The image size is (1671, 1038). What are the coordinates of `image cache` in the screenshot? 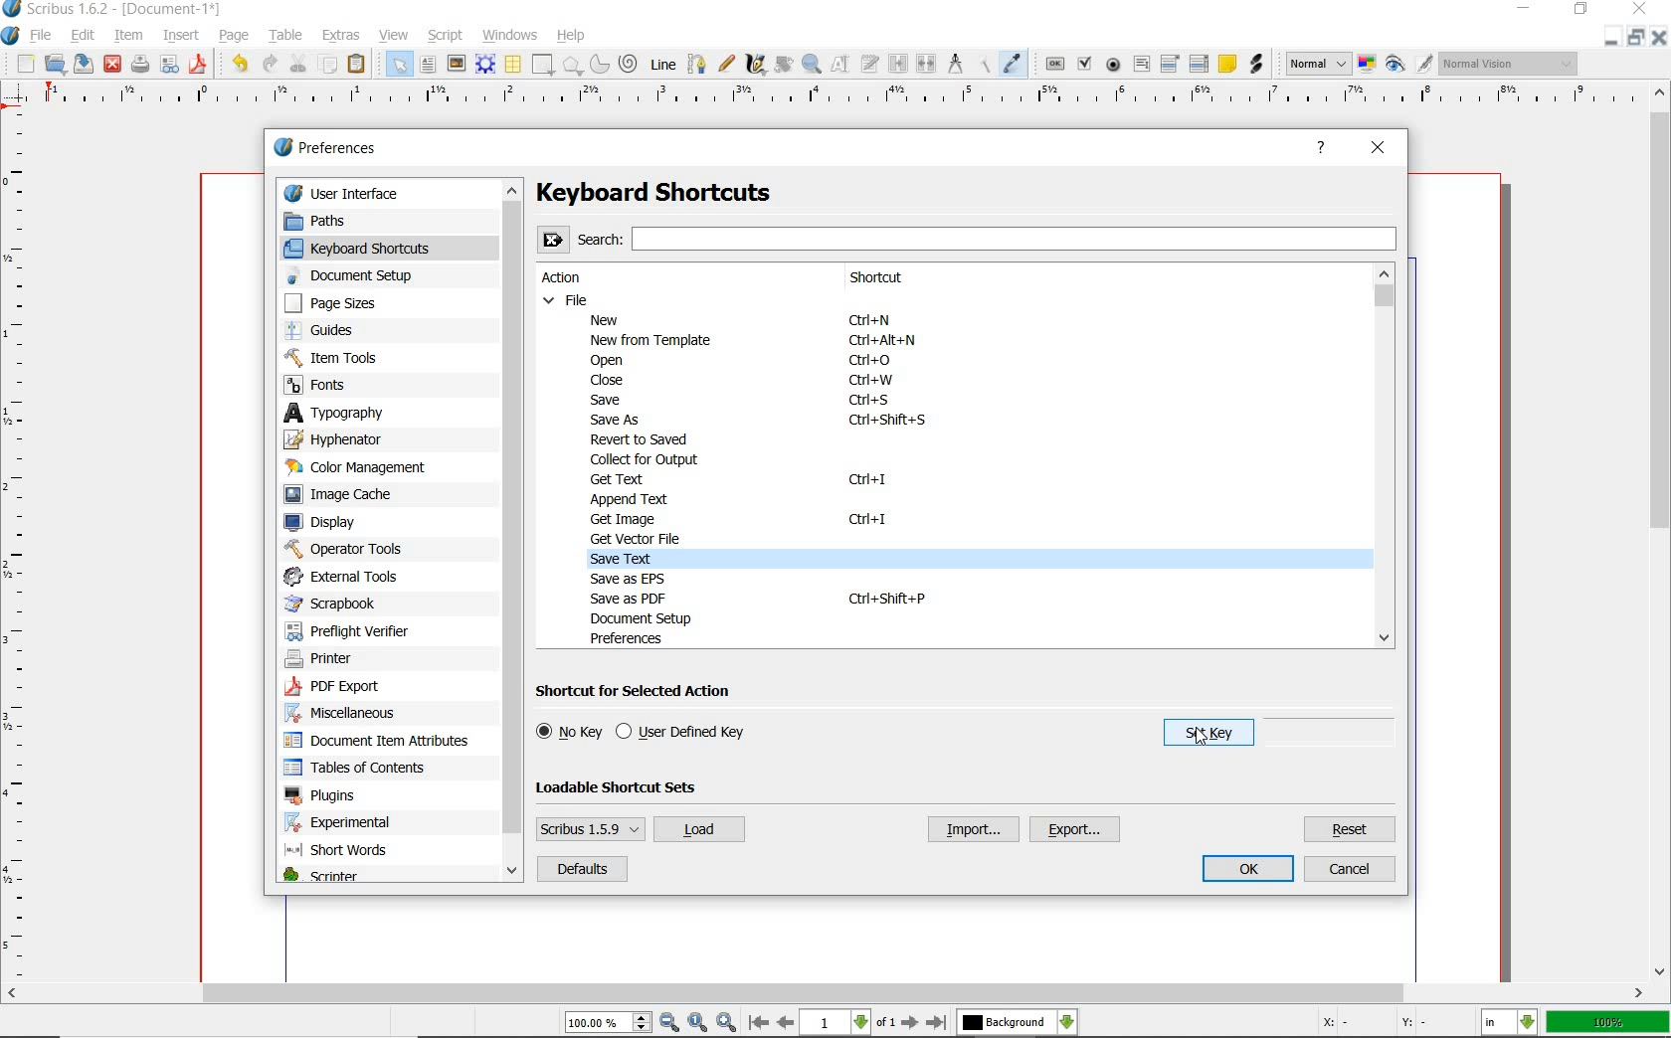 It's located at (350, 495).